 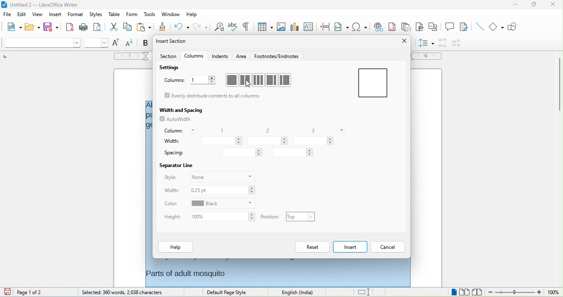 What do you see at coordinates (75, 14) in the screenshot?
I see `format` at bounding box center [75, 14].